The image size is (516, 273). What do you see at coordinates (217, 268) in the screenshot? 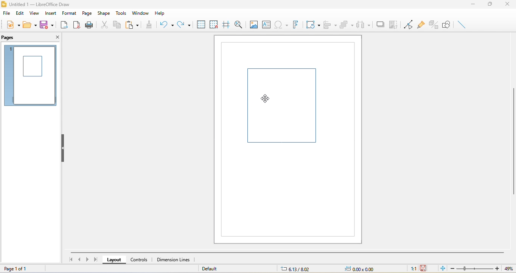
I see `default` at bounding box center [217, 268].